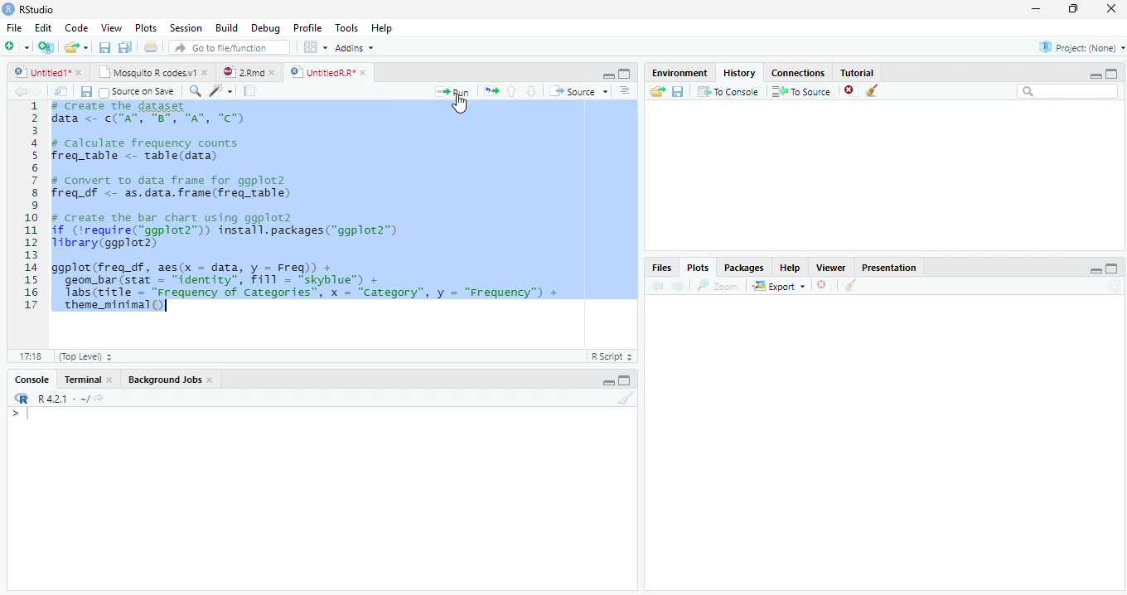 Image resolution: width=1127 pixels, height=595 pixels. Describe the element at coordinates (151, 48) in the screenshot. I see `Print` at that location.